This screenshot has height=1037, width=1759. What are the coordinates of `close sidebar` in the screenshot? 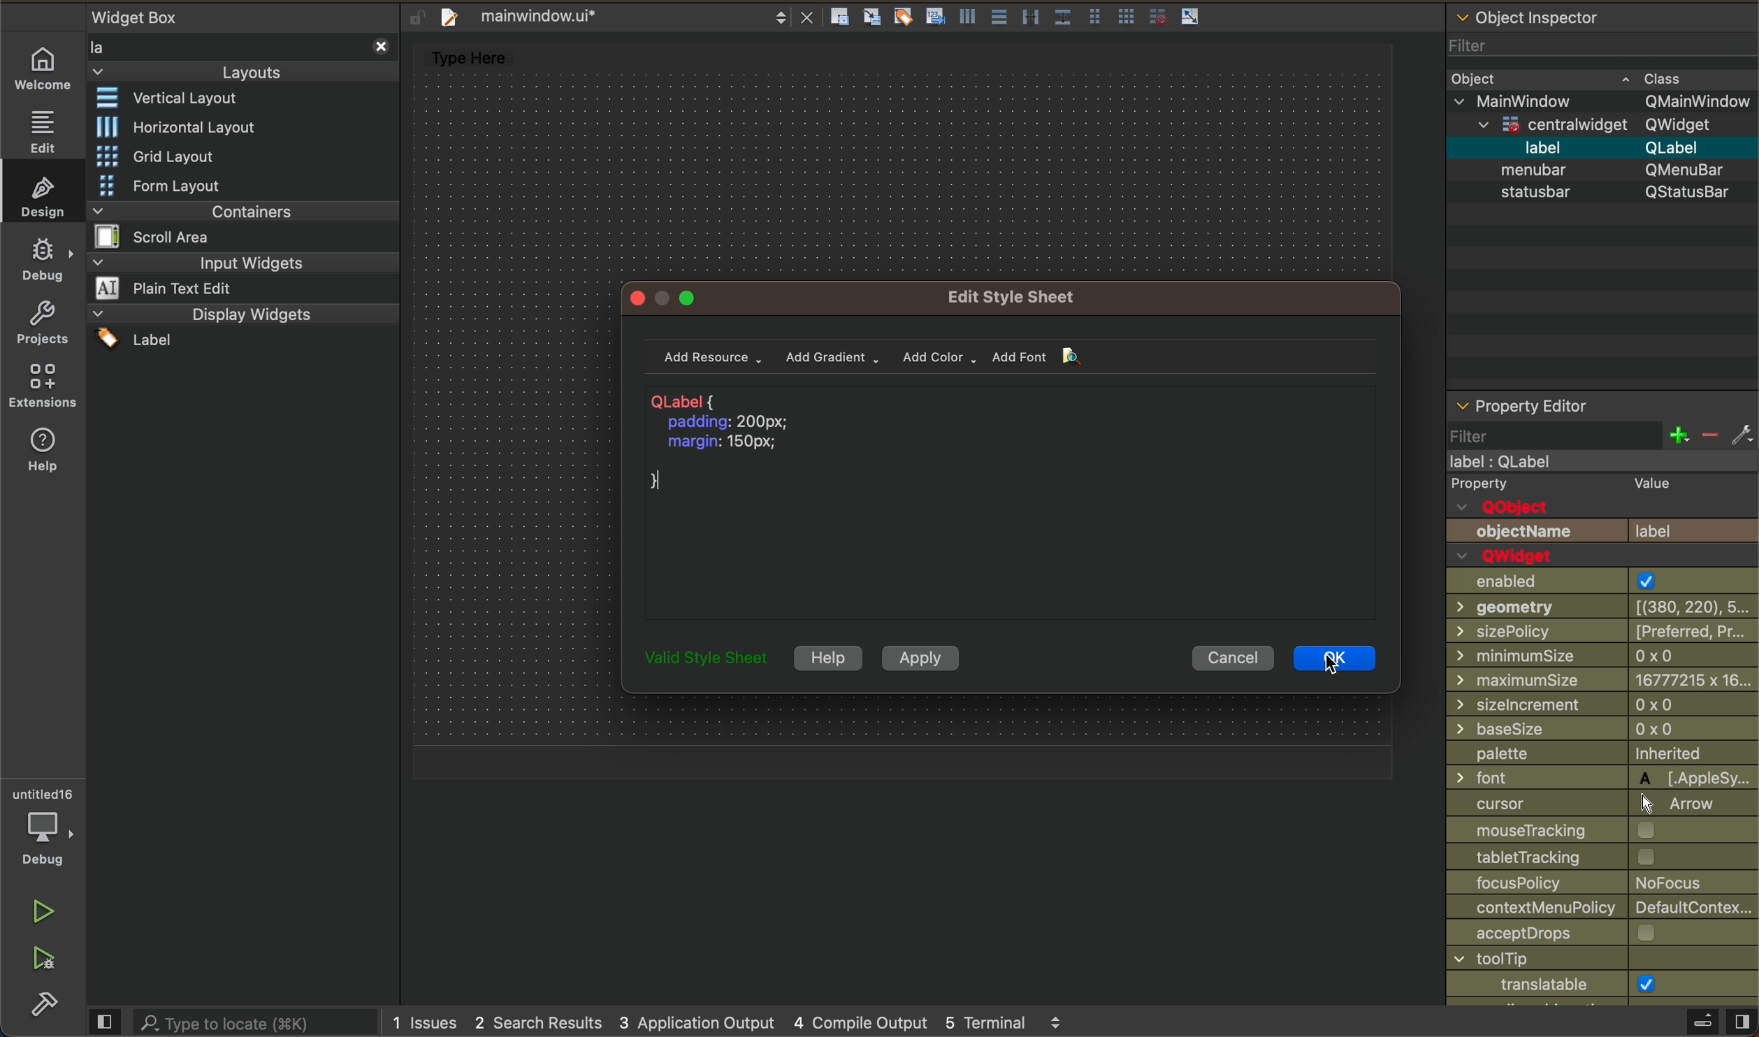 It's located at (1679, 1022).